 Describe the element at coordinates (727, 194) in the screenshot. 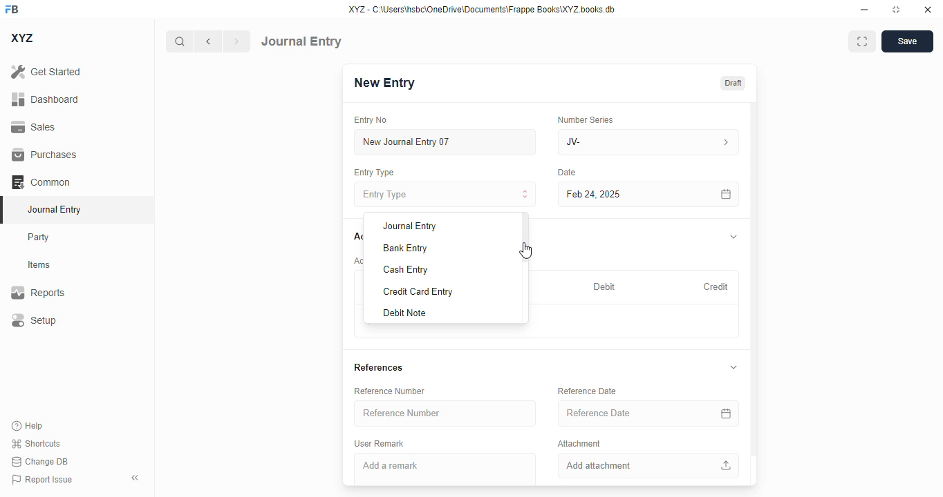

I see `calendar icon` at that location.